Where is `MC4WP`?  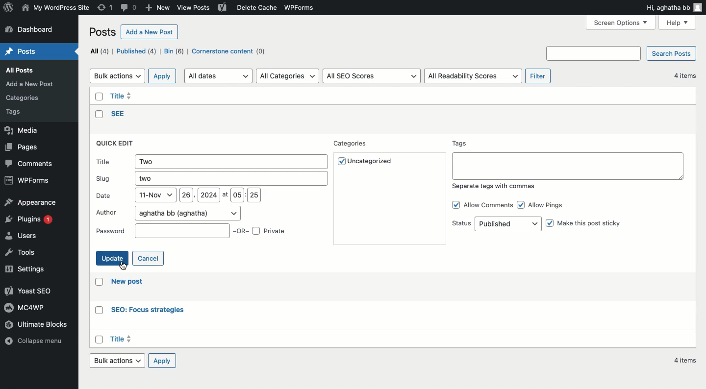 MC4WP is located at coordinates (24, 307).